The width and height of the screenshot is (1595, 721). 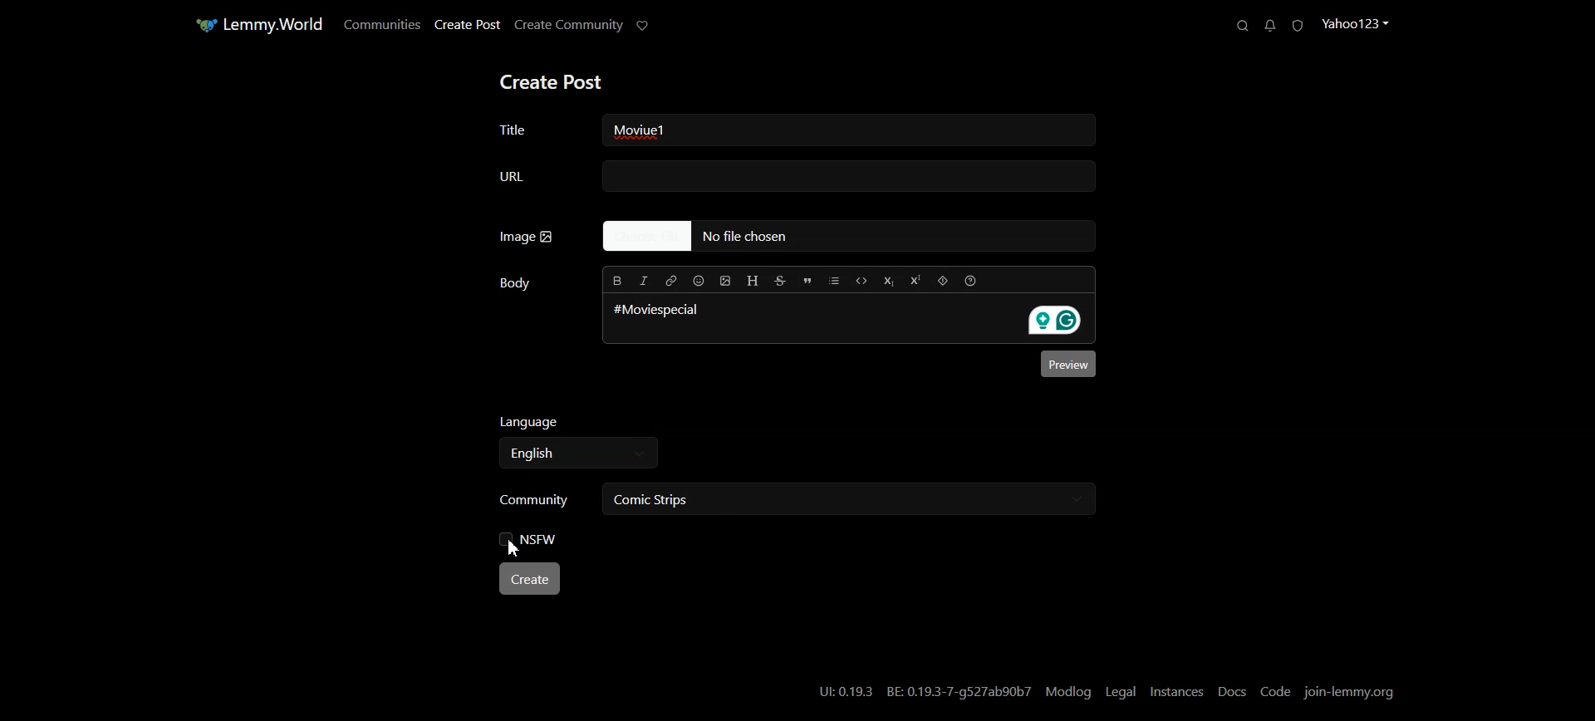 I want to click on Cursor, so click(x=513, y=547).